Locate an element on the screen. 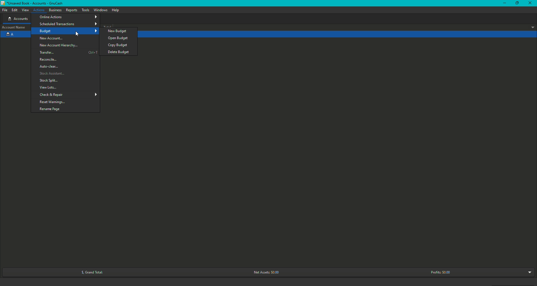 Image resolution: width=537 pixels, height=286 pixels. Account A is located at coordinates (11, 35).